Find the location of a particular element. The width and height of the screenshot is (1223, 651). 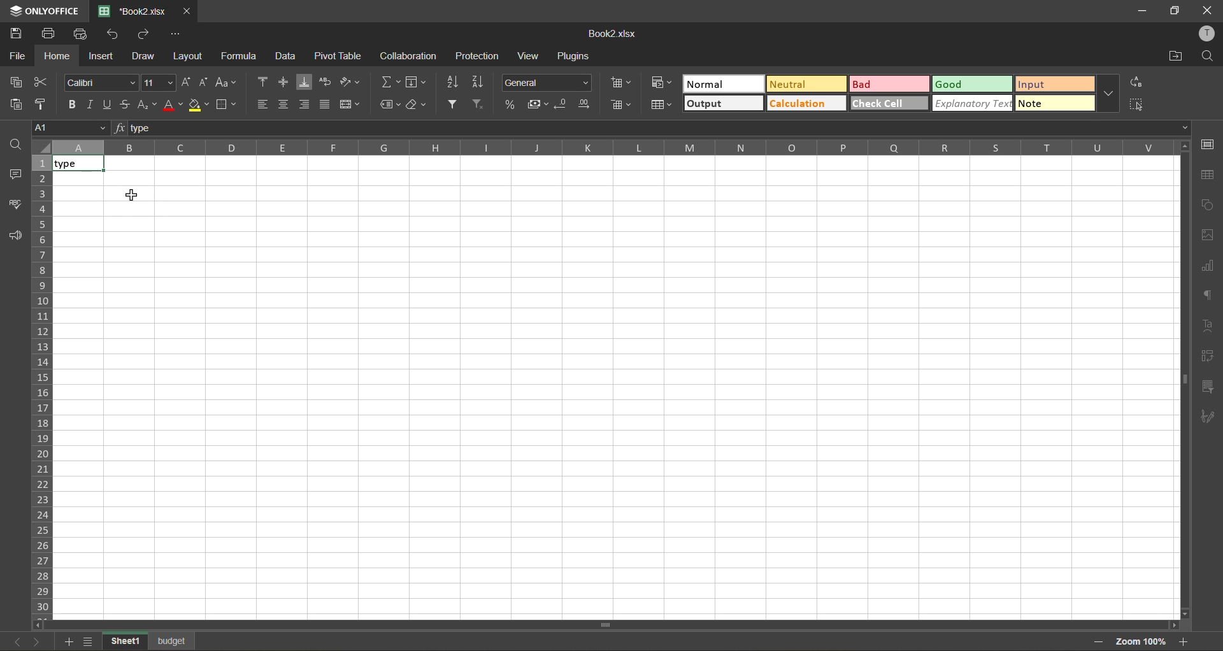

underline is located at coordinates (110, 104).